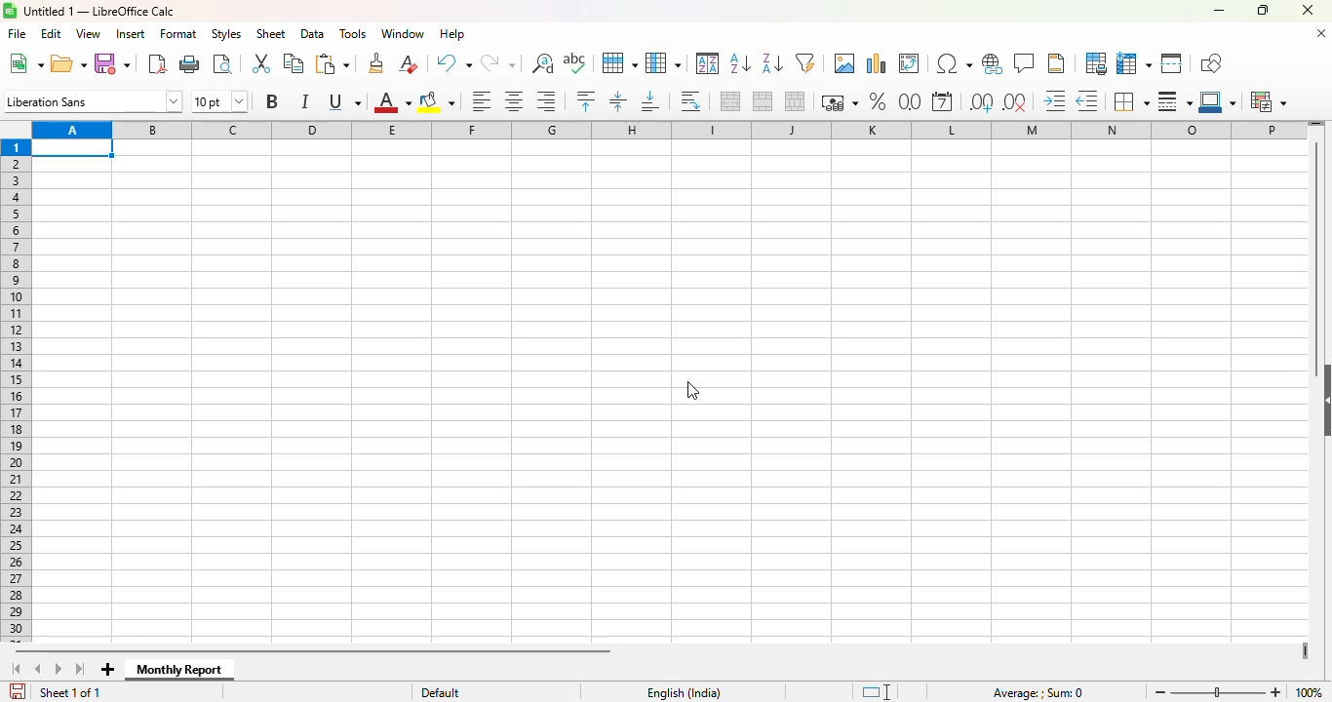 This screenshot has height=702, width=1332. What do you see at coordinates (25, 63) in the screenshot?
I see `new` at bounding box center [25, 63].